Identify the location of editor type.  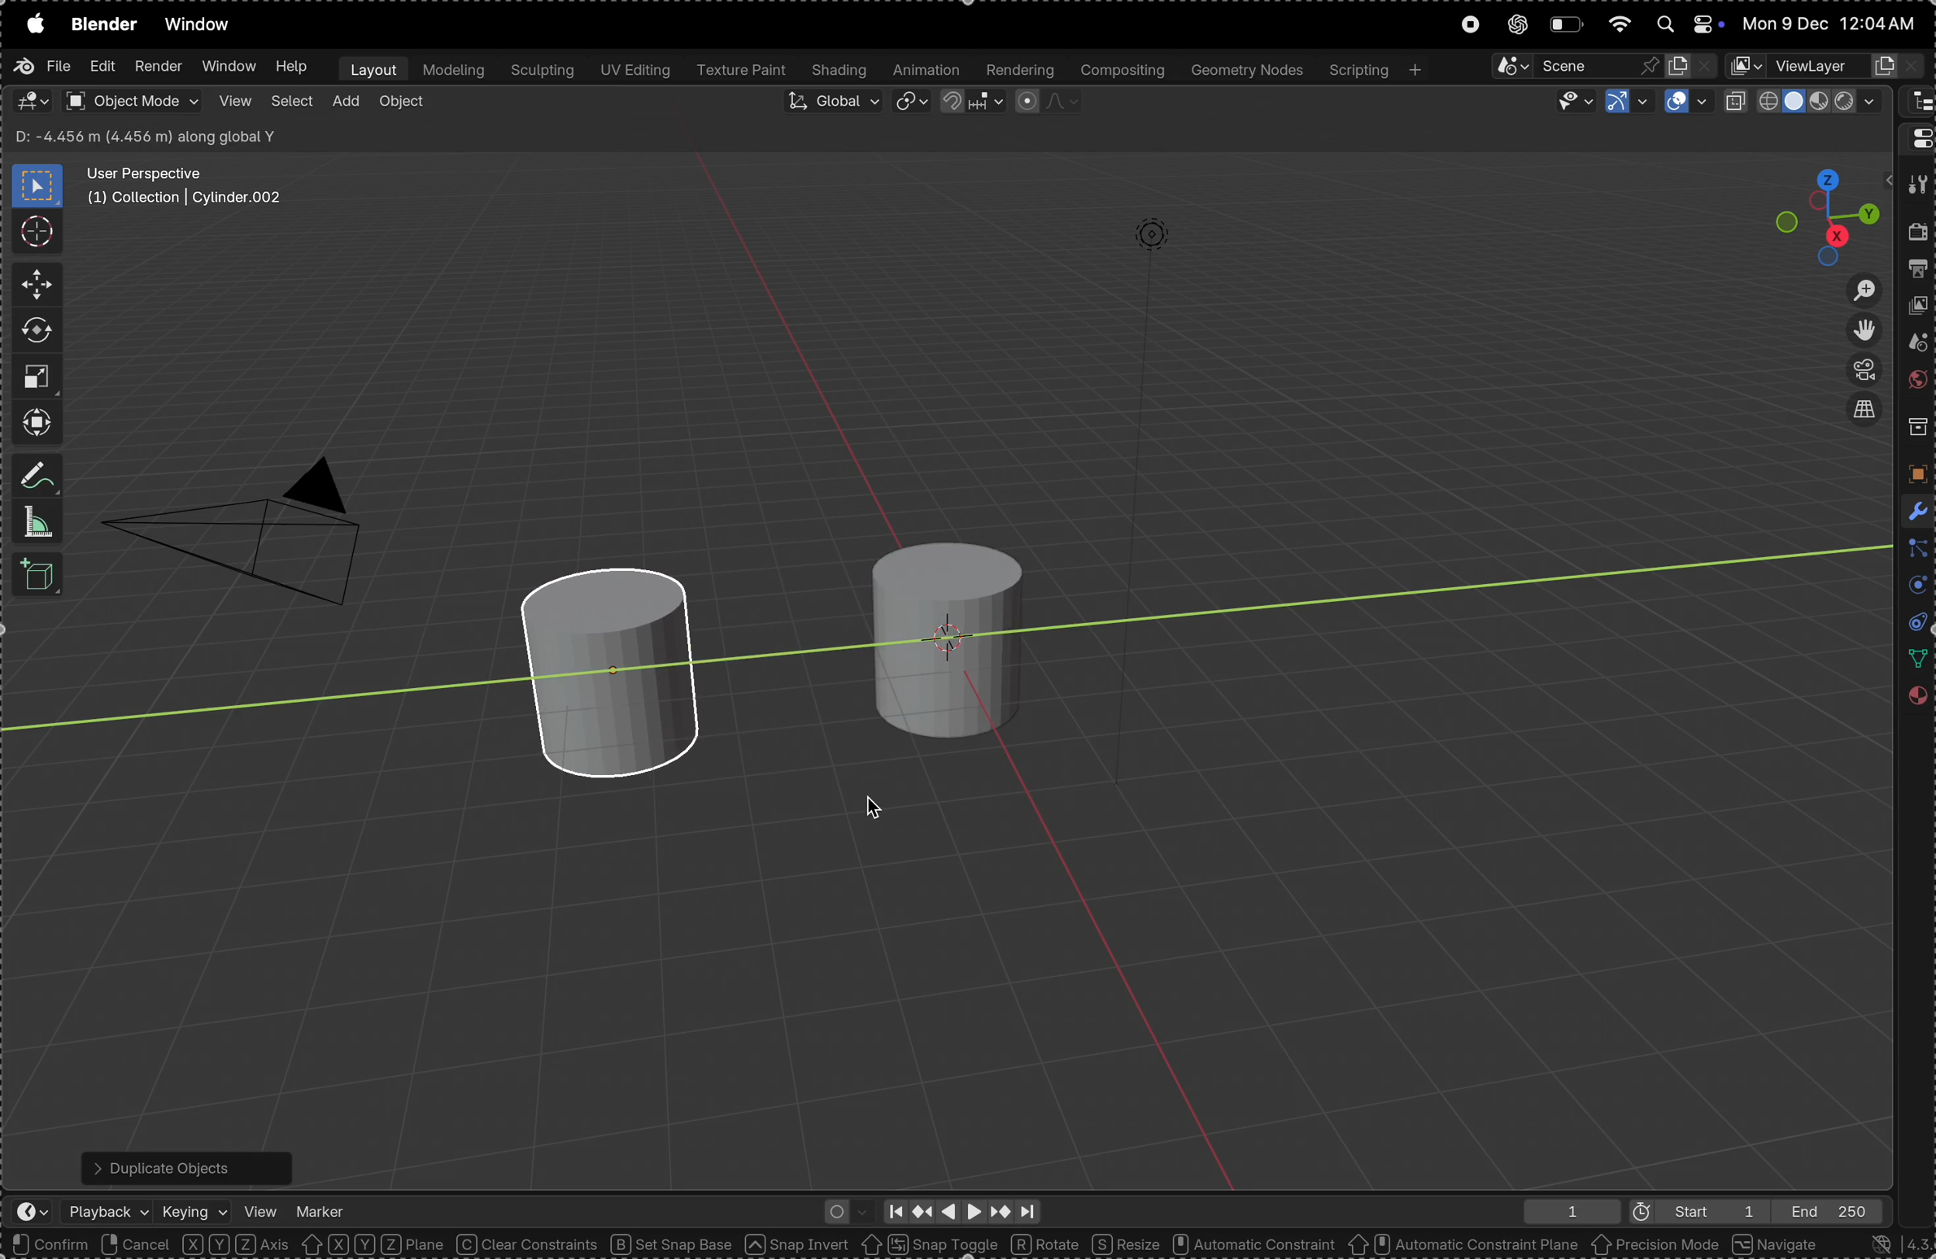
(24, 1213).